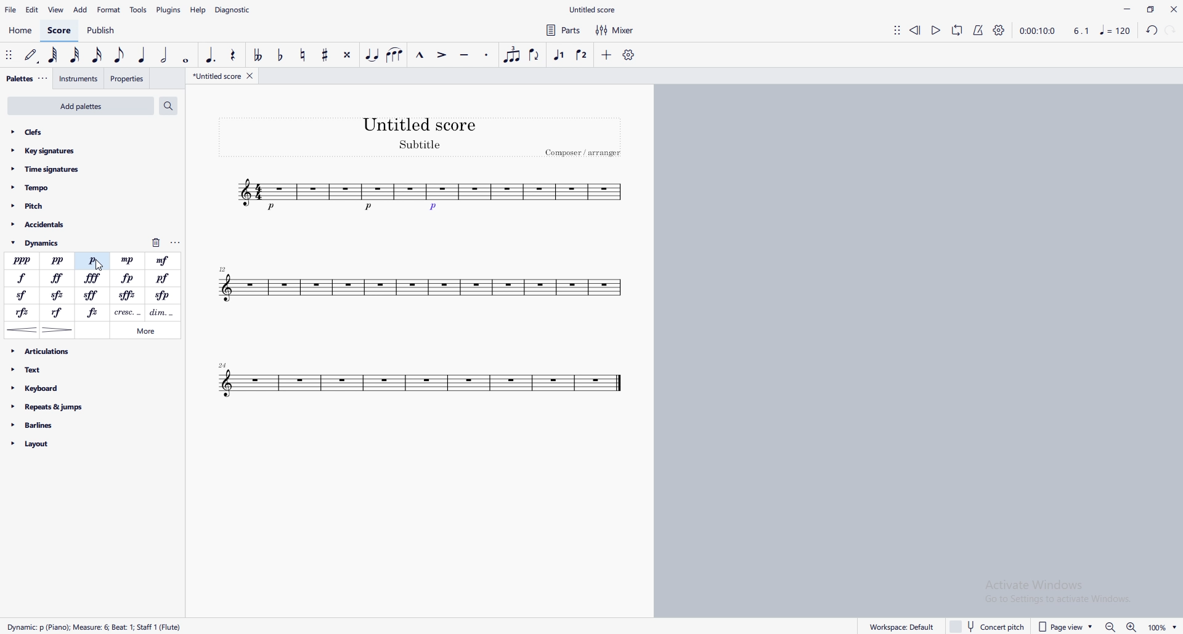 Image resolution: width=1183 pixels, height=634 pixels. I want to click on add, so click(81, 10).